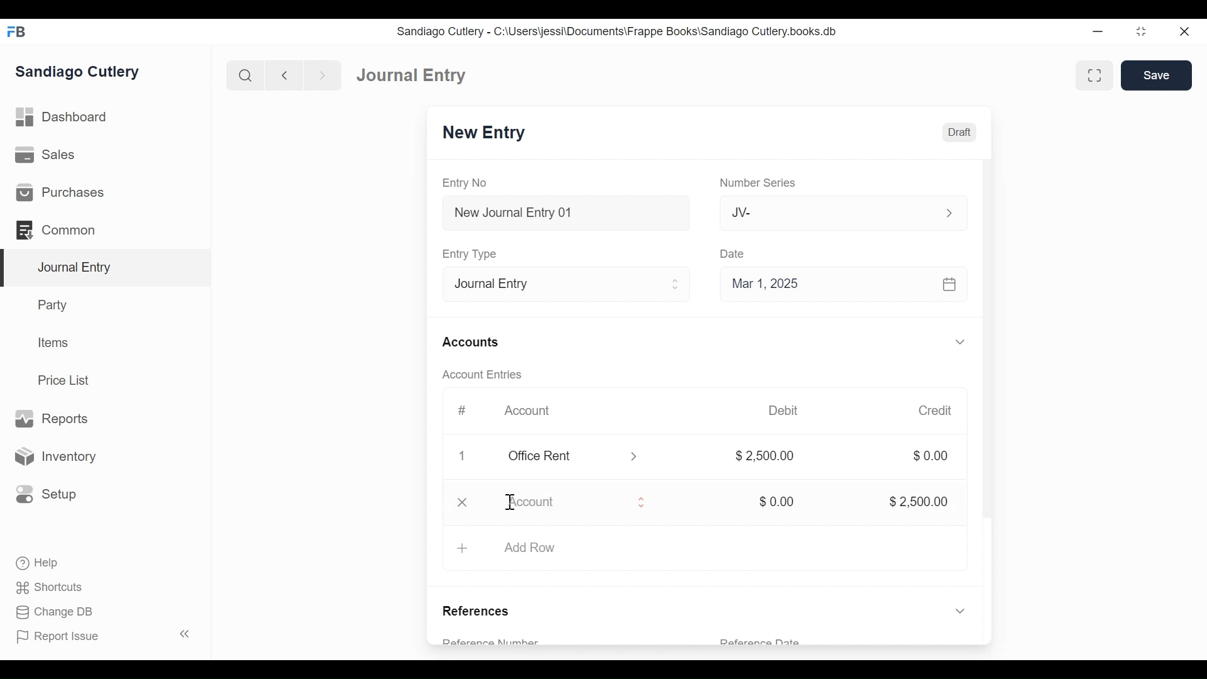 The image size is (1207, 679). Describe the element at coordinates (786, 411) in the screenshot. I see `Debit` at that location.